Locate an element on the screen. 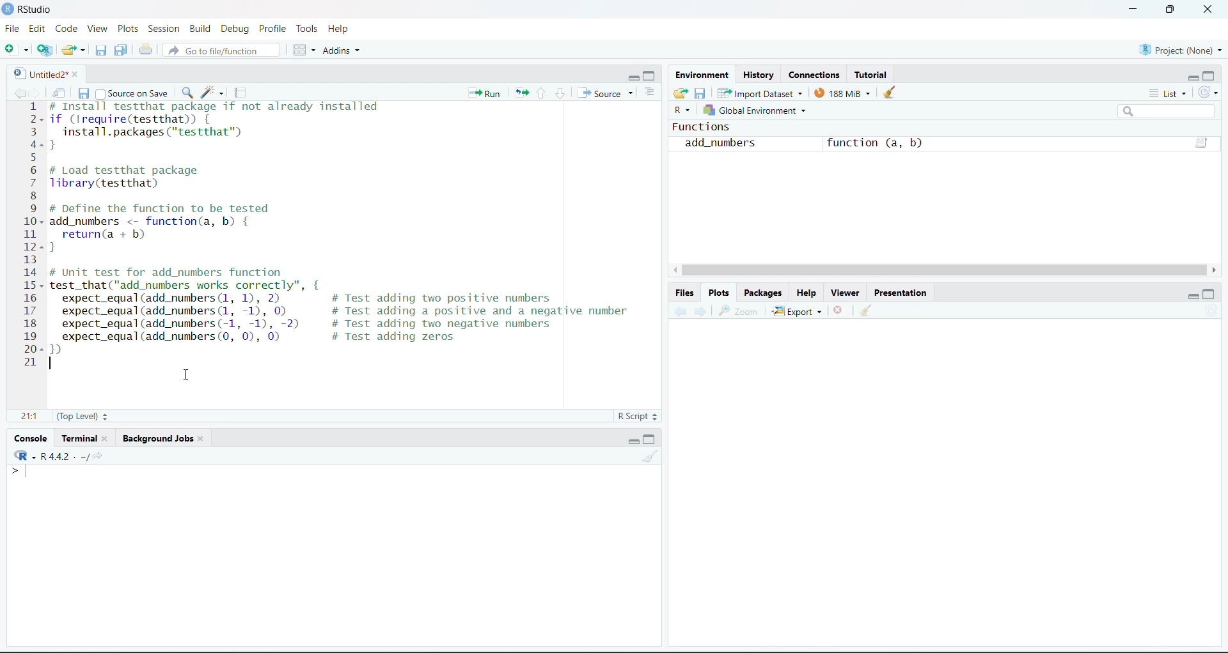 The width and height of the screenshot is (1228, 653). save all open documents is located at coordinates (122, 50).